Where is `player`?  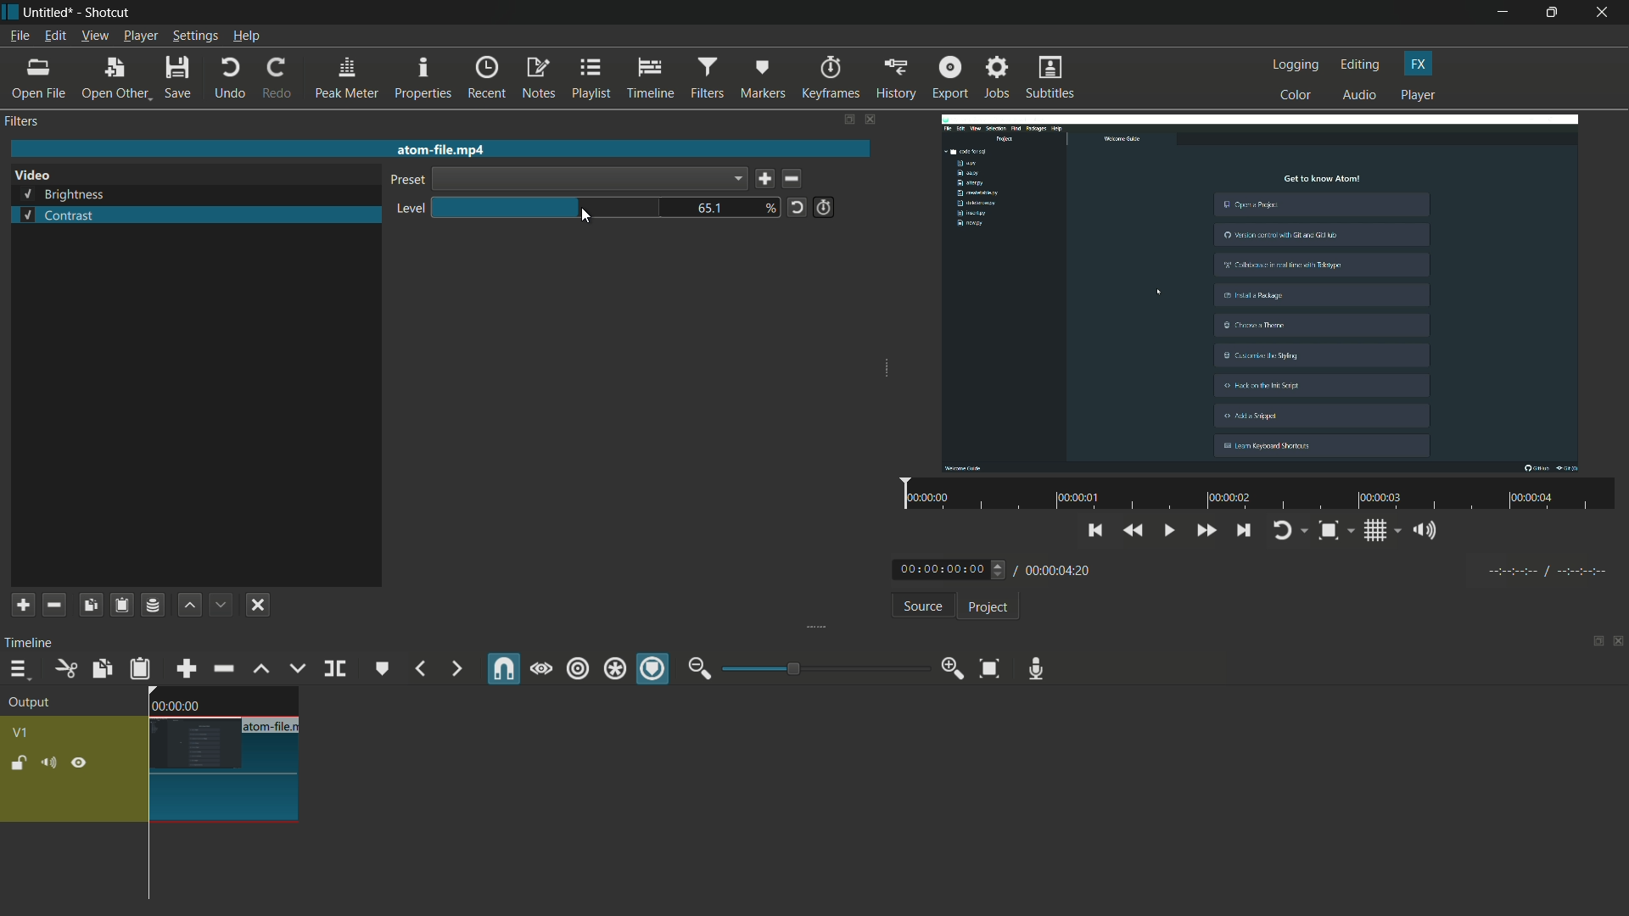 player is located at coordinates (1418, 96).